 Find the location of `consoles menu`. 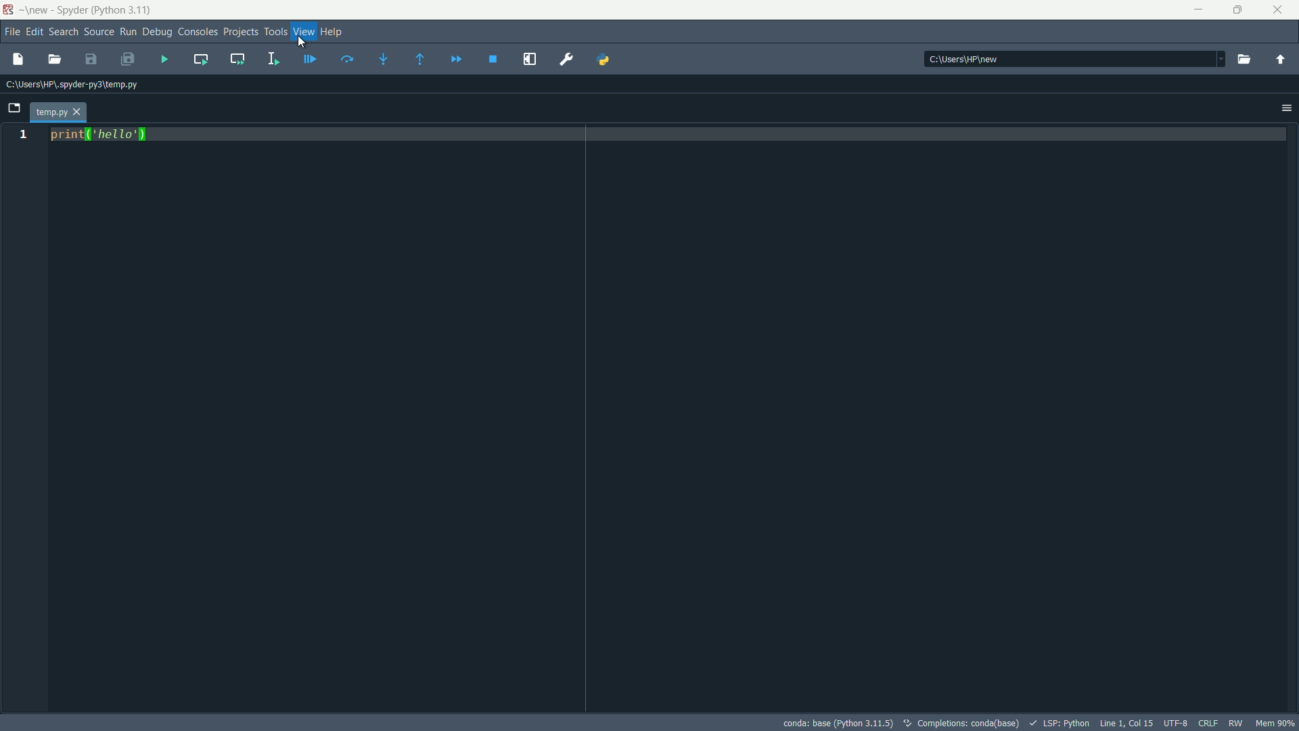

consoles menu is located at coordinates (198, 32).